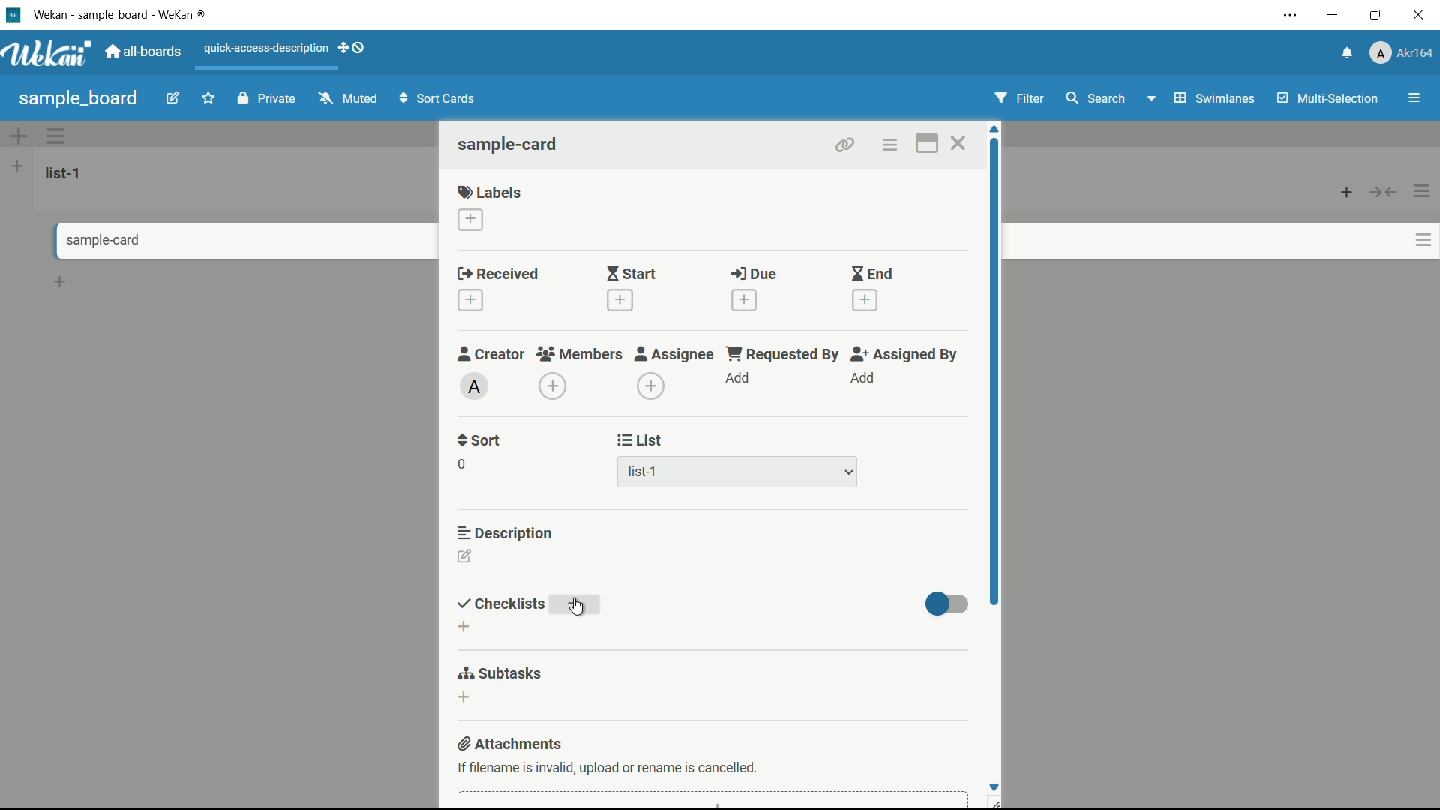  What do you see at coordinates (475, 386) in the screenshot?
I see `admin` at bounding box center [475, 386].